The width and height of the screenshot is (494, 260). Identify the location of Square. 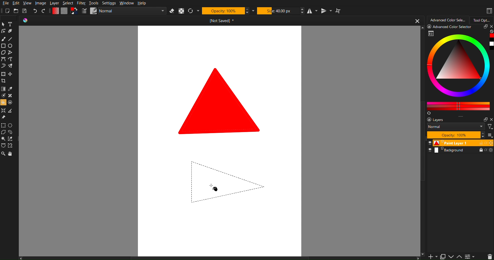
(3, 74).